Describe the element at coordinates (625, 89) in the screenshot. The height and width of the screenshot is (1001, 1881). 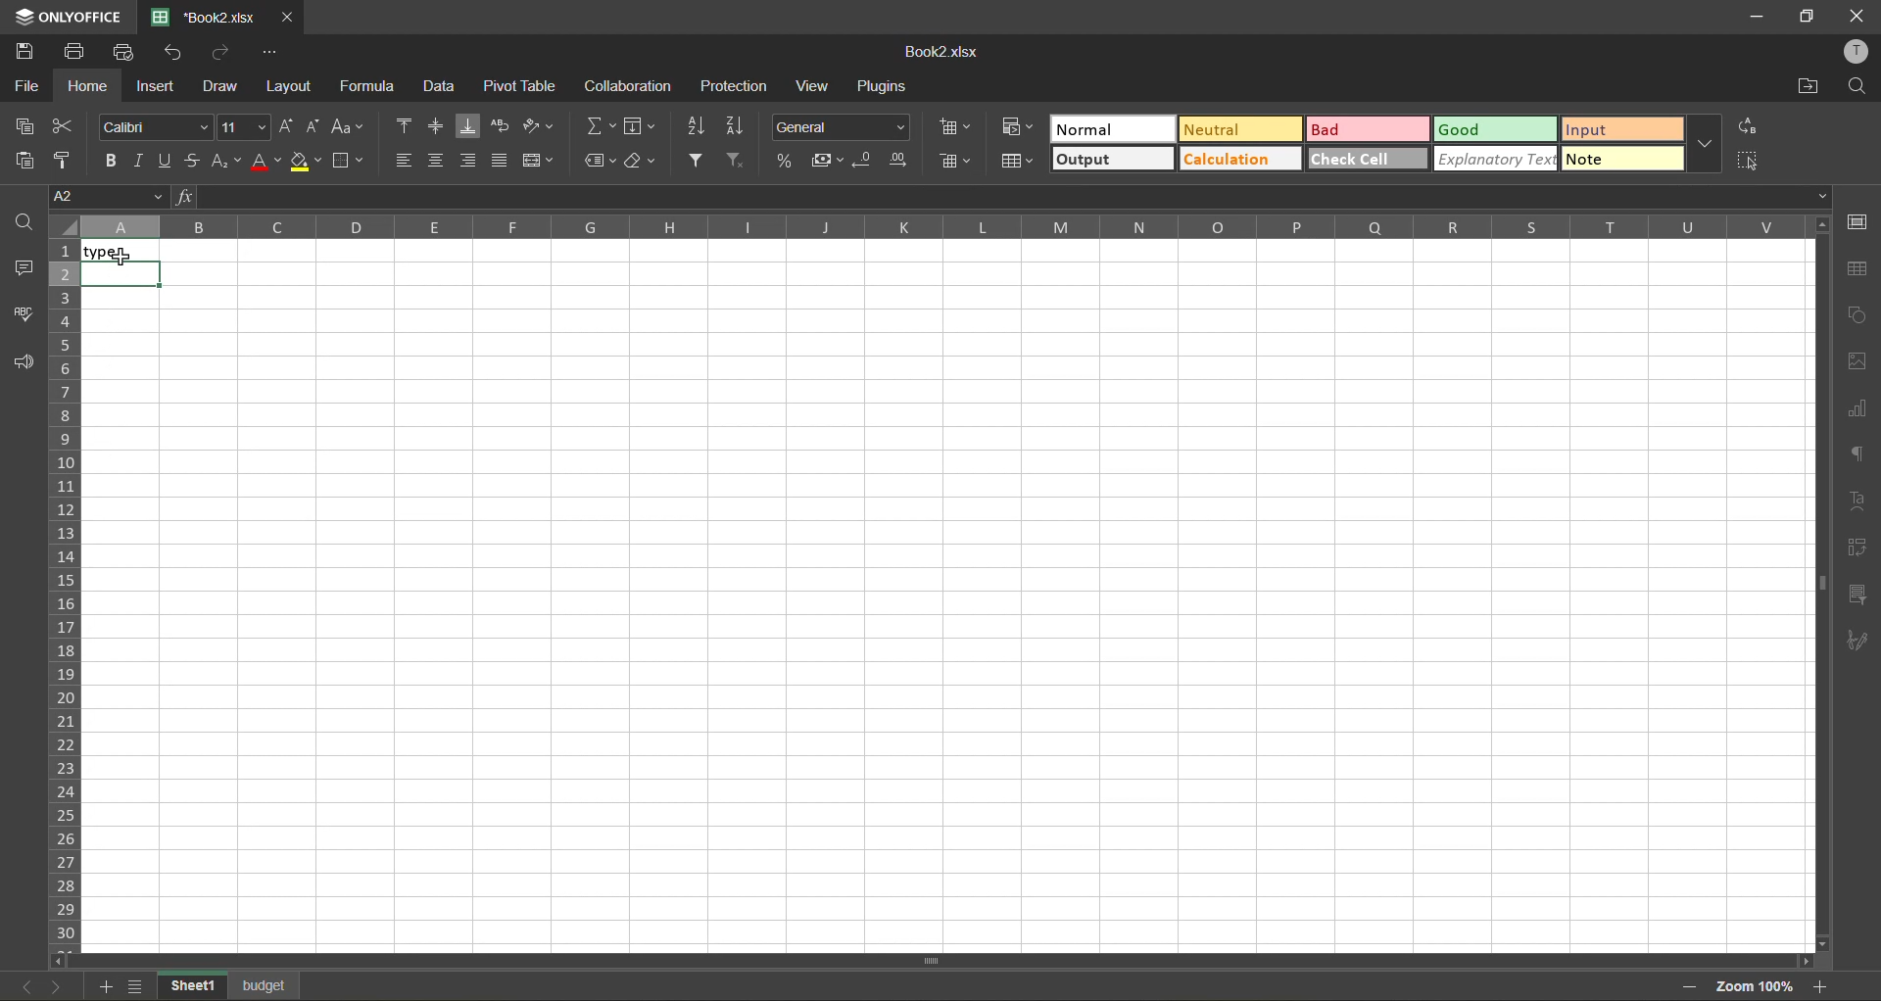
I see `collaboration` at that location.